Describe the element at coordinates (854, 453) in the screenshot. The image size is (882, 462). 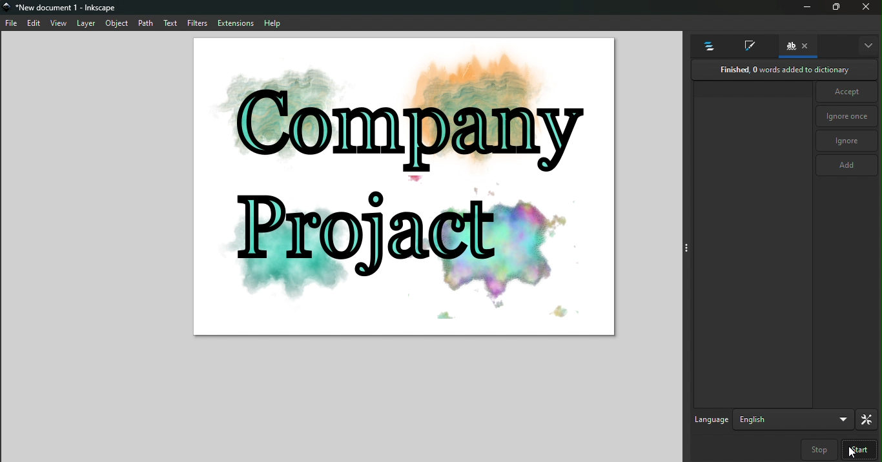
I see `cursor` at that location.